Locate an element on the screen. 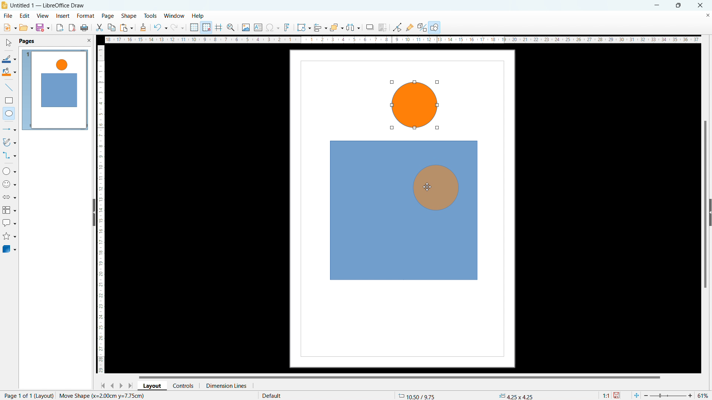 The image size is (712, 400). select is located at coordinates (8, 43).